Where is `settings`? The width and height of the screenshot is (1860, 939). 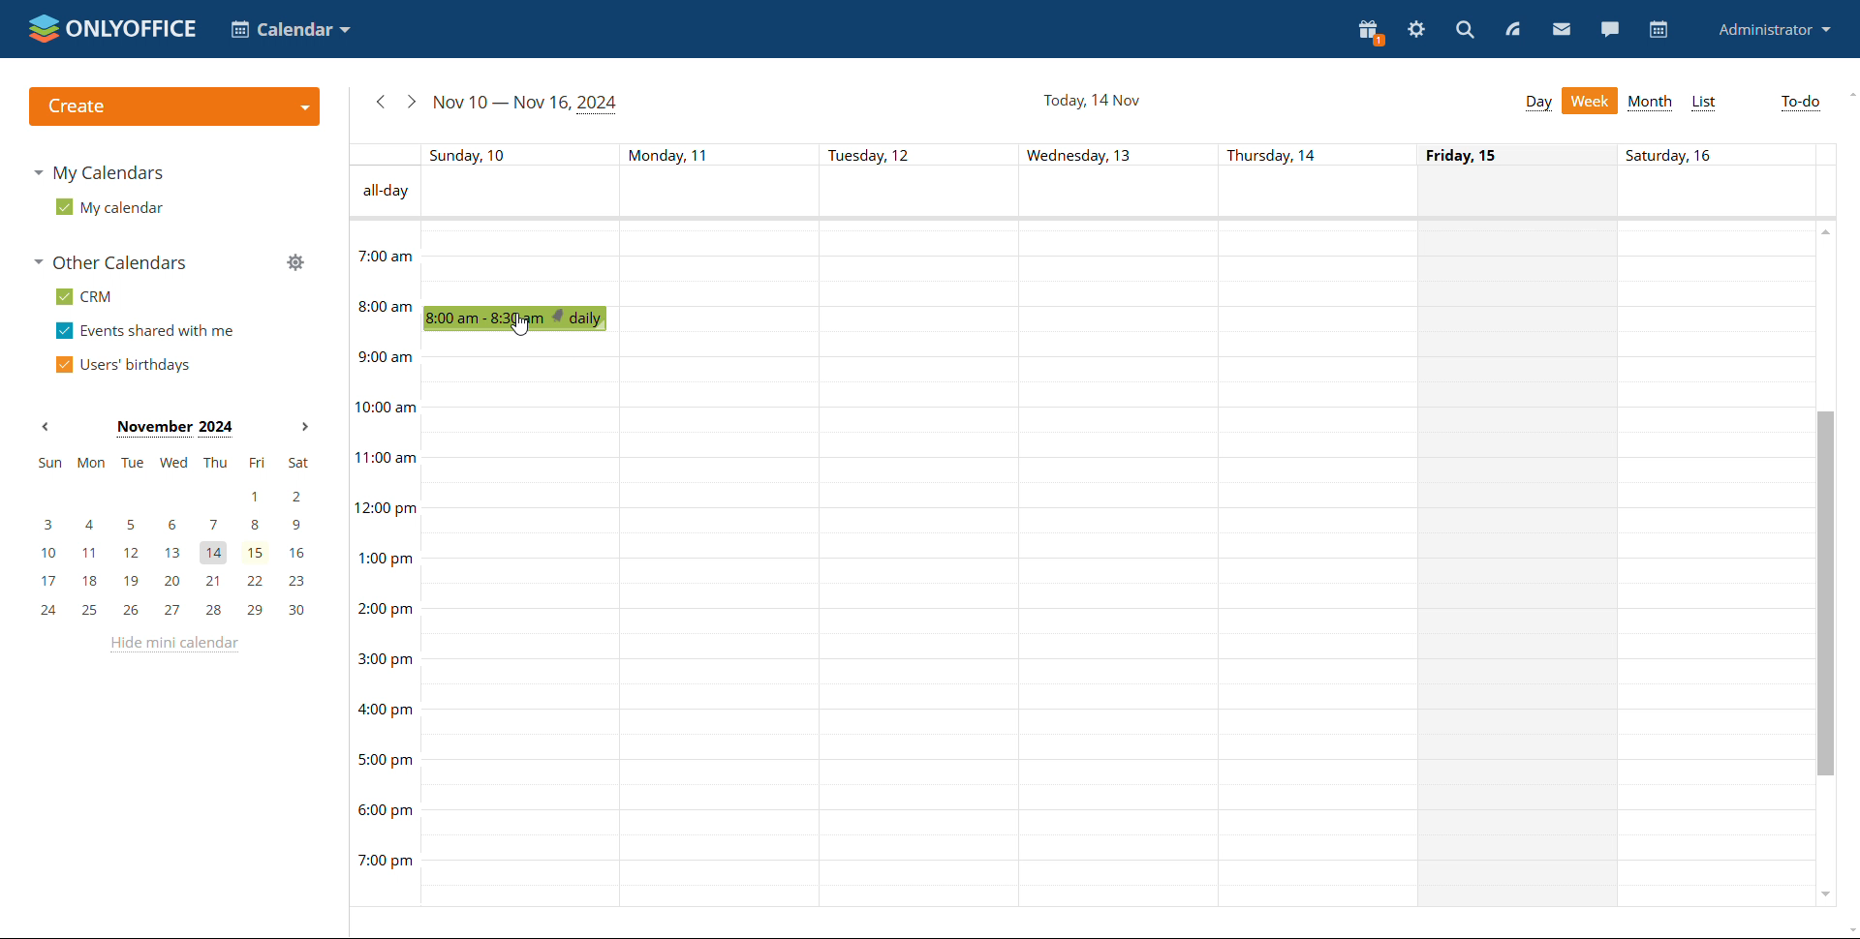 settings is located at coordinates (1416, 30).